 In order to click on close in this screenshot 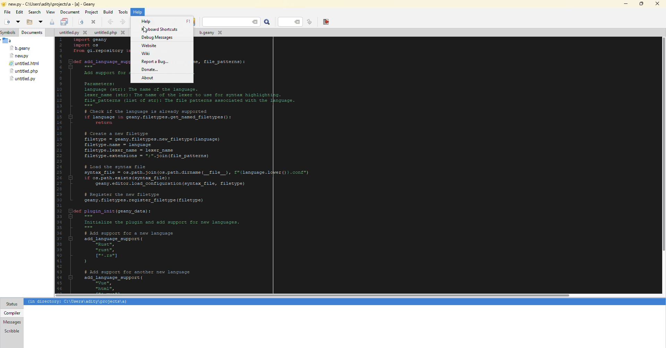, I will do `click(94, 22)`.